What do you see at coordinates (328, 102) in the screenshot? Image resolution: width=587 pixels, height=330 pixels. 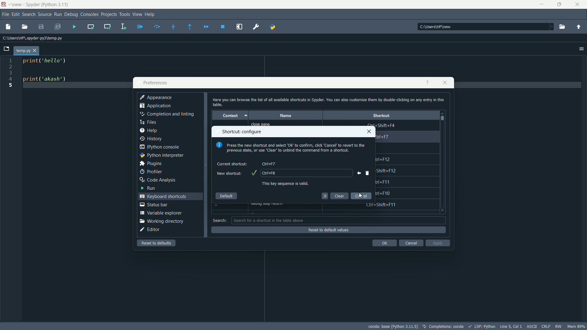 I see `text - Here you can browse the list of all available shortcuts in Spyder. You can also customize them by double-clicking on any entry in this table.` at bounding box center [328, 102].